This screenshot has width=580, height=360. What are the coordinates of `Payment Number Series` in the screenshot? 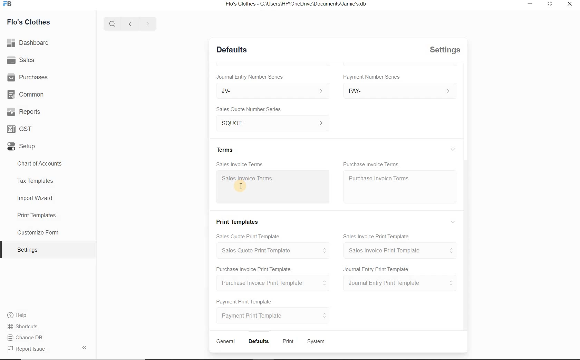 It's located at (372, 77).